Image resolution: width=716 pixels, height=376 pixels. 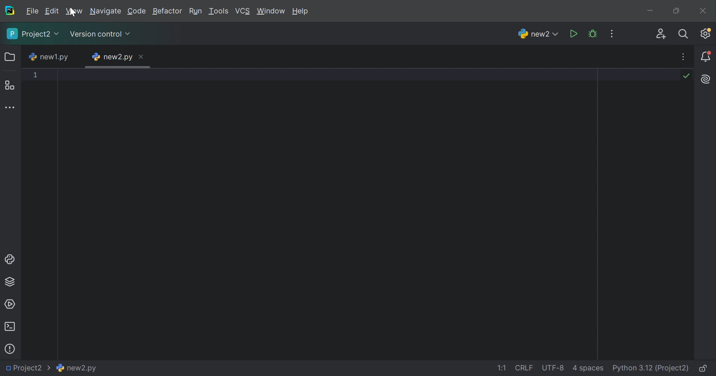 I want to click on new2.py, so click(x=77, y=367).